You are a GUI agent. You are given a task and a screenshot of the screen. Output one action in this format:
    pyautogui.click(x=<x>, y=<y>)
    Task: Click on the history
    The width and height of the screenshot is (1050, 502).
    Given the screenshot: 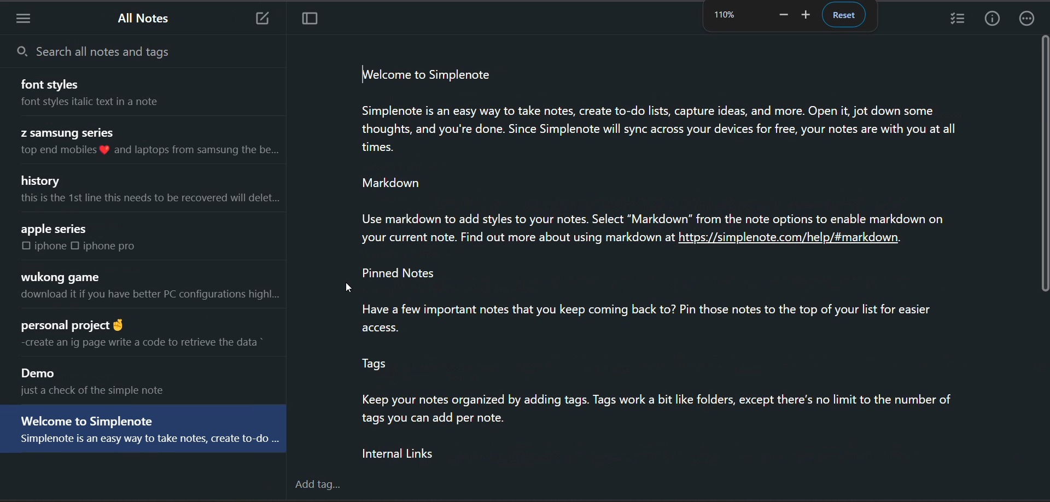 What is the action you would take?
    pyautogui.click(x=44, y=180)
    